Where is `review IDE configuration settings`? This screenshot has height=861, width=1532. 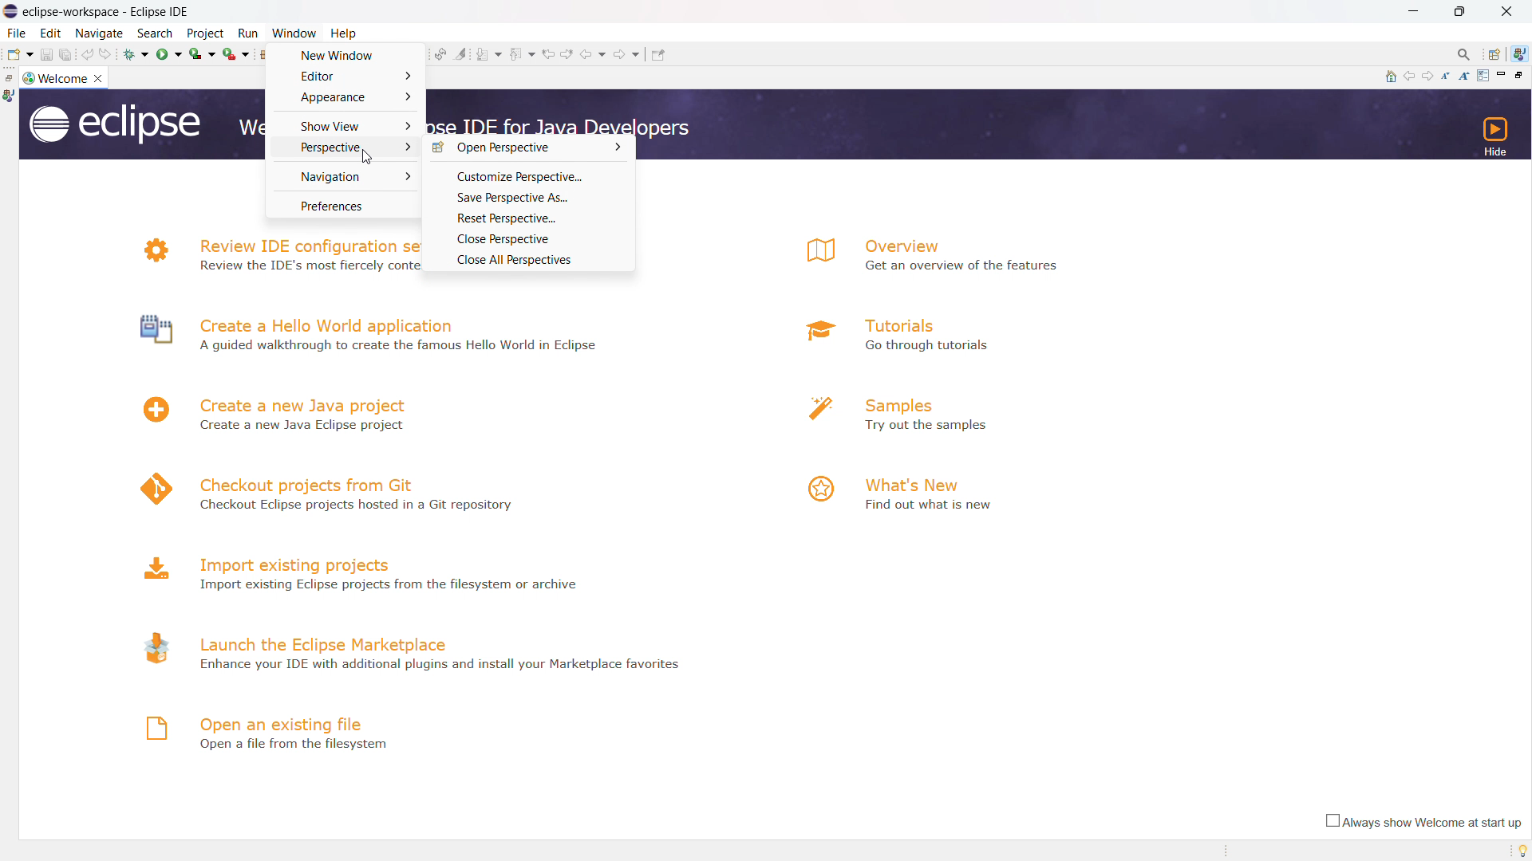
review IDE configuration settings is located at coordinates (305, 243).